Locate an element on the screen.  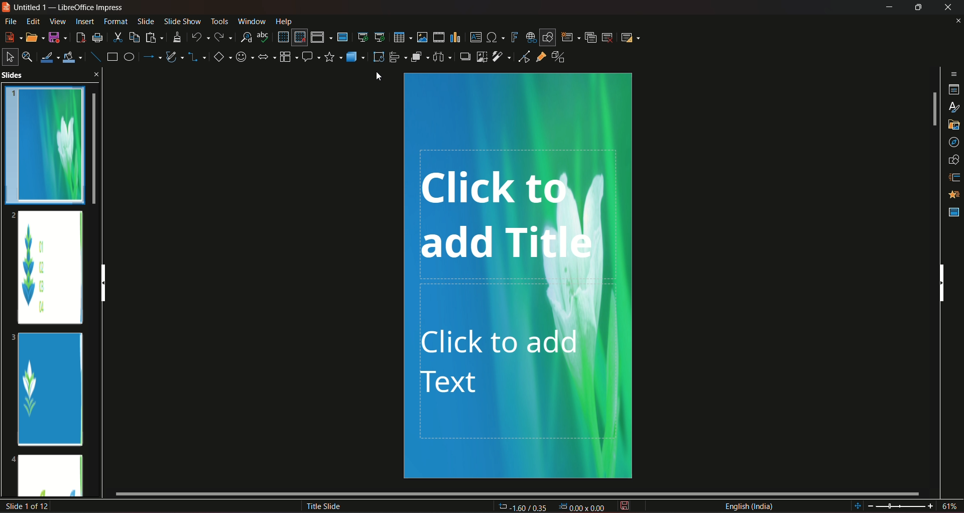
cut is located at coordinates (117, 37).